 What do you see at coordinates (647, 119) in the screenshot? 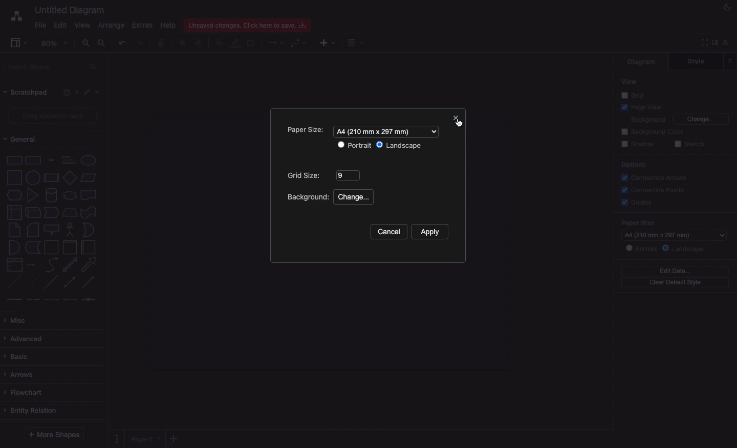
I see `Background` at bounding box center [647, 119].